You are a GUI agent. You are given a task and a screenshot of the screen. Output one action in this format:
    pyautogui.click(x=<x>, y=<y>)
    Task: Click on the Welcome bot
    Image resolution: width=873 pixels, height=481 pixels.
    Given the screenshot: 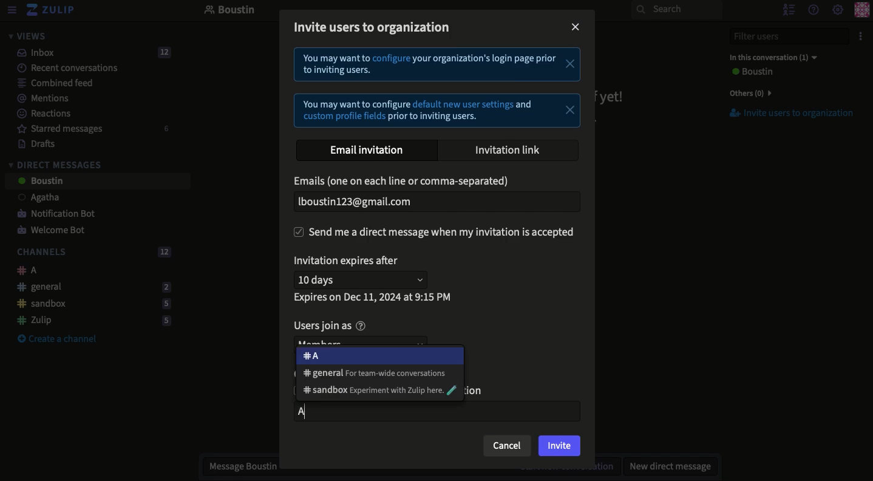 What is the action you would take?
    pyautogui.click(x=53, y=231)
    